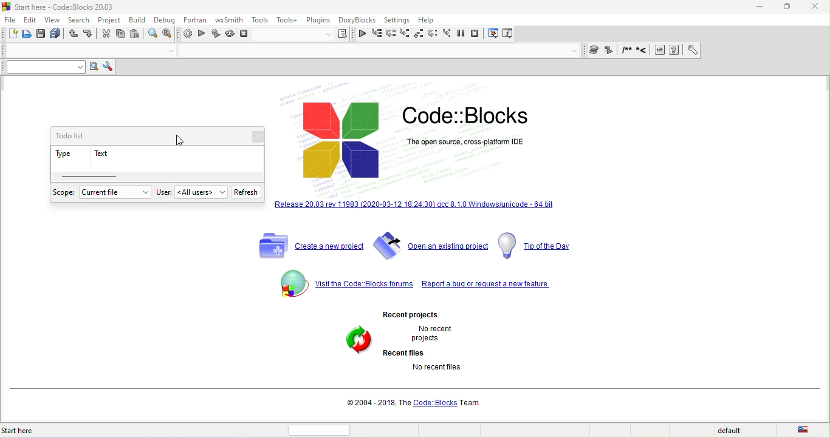 The width and height of the screenshot is (830, 438). What do you see at coordinates (661, 51) in the screenshot?
I see `run html` at bounding box center [661, 51].